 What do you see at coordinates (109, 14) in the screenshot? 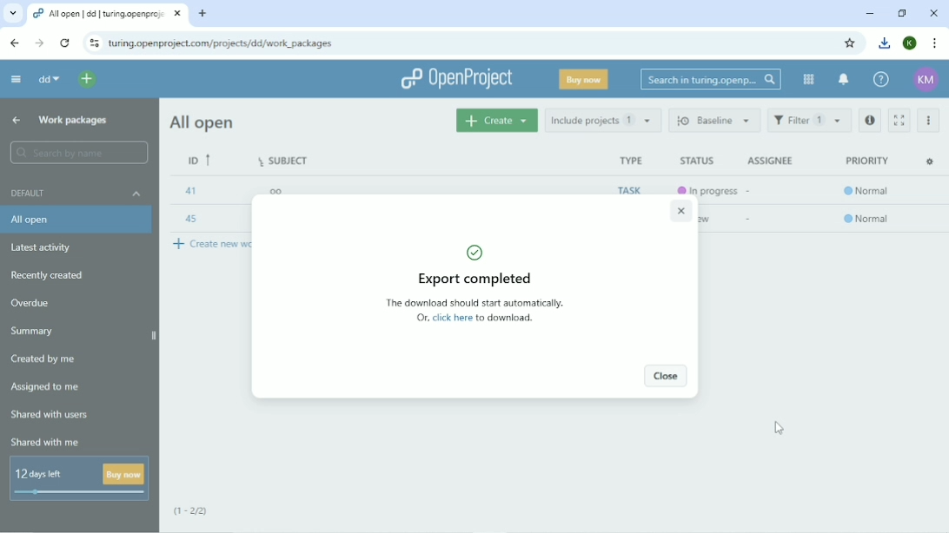
I see `Current tab` at bounding box center [109, 14].